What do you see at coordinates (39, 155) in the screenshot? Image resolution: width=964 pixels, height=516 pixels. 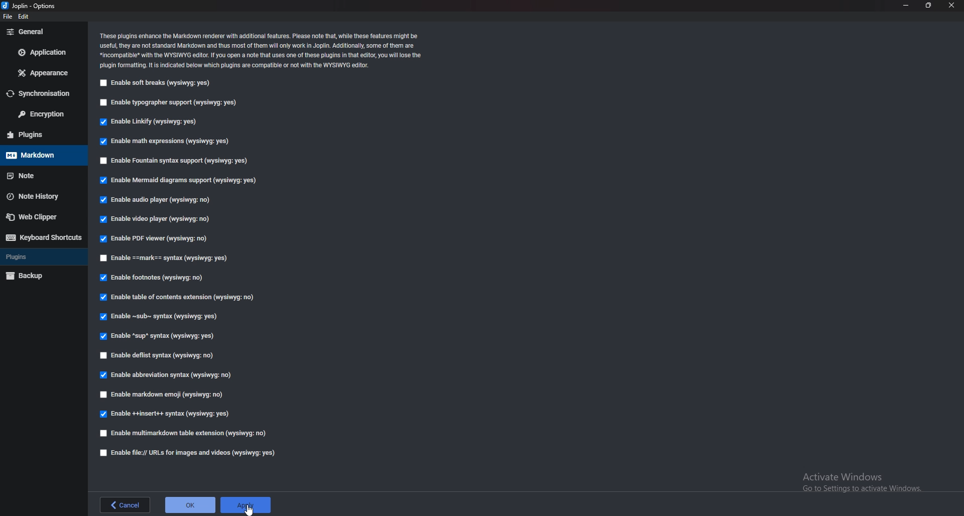 I see `Mark down` at bounding box center [39, 155].